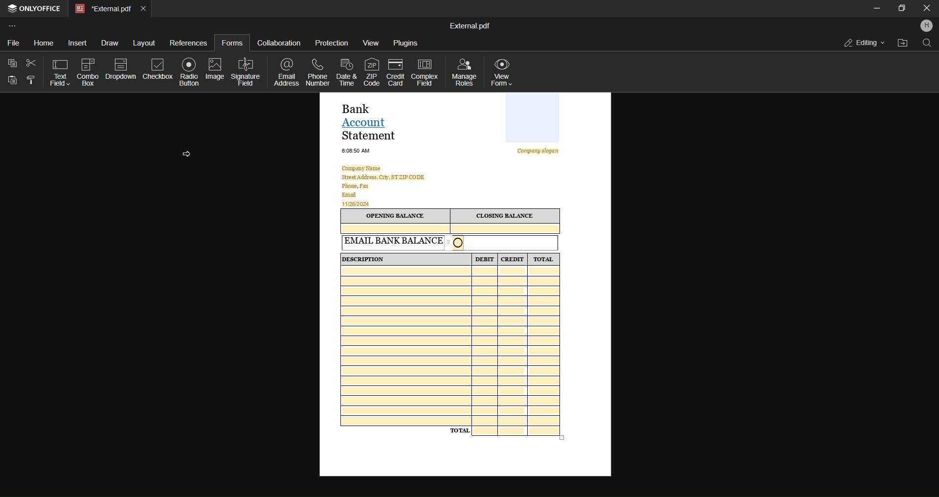 Image resolution: width=939 pixels, height=497 pixels. I want to click on copy, so click(13, 63).